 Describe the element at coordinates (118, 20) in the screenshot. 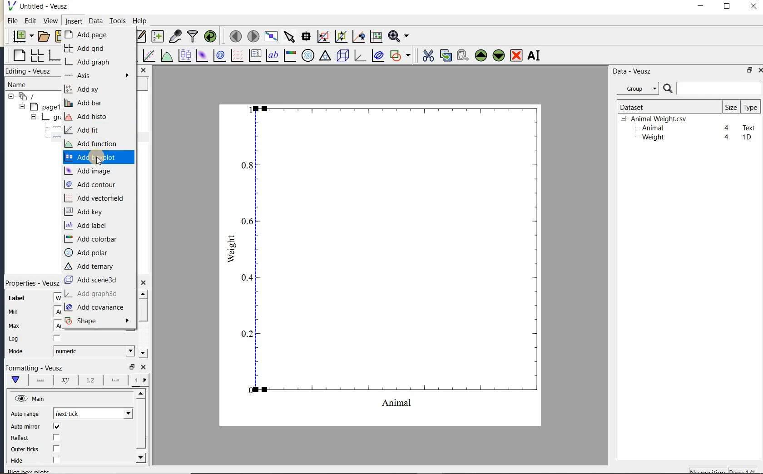

I see `Tools` at that location.